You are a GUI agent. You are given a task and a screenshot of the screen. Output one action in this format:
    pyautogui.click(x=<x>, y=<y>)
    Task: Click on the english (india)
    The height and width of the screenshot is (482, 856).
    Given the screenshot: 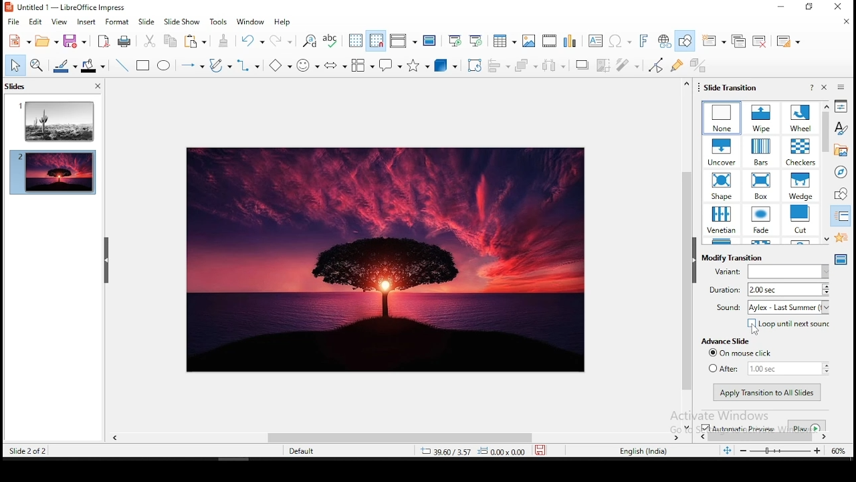 What is the action you would take?
    pyautogui.click(x=643, y=450)
    